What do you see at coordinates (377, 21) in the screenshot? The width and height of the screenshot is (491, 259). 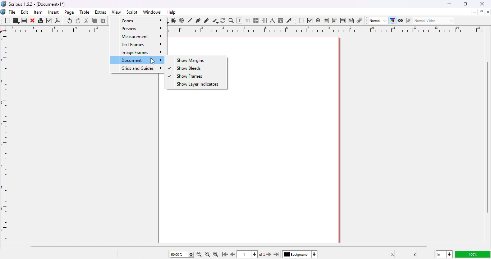 I see `normal` at bounding box center [377, 21].